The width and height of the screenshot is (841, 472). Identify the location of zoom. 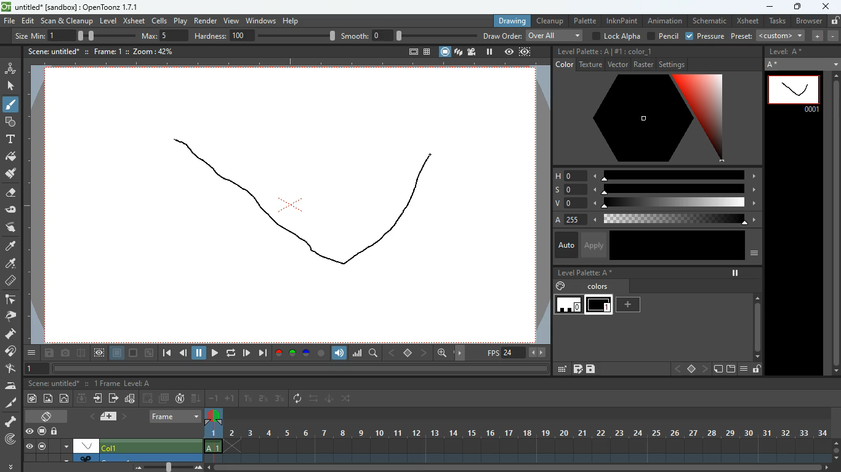
(442, 353).